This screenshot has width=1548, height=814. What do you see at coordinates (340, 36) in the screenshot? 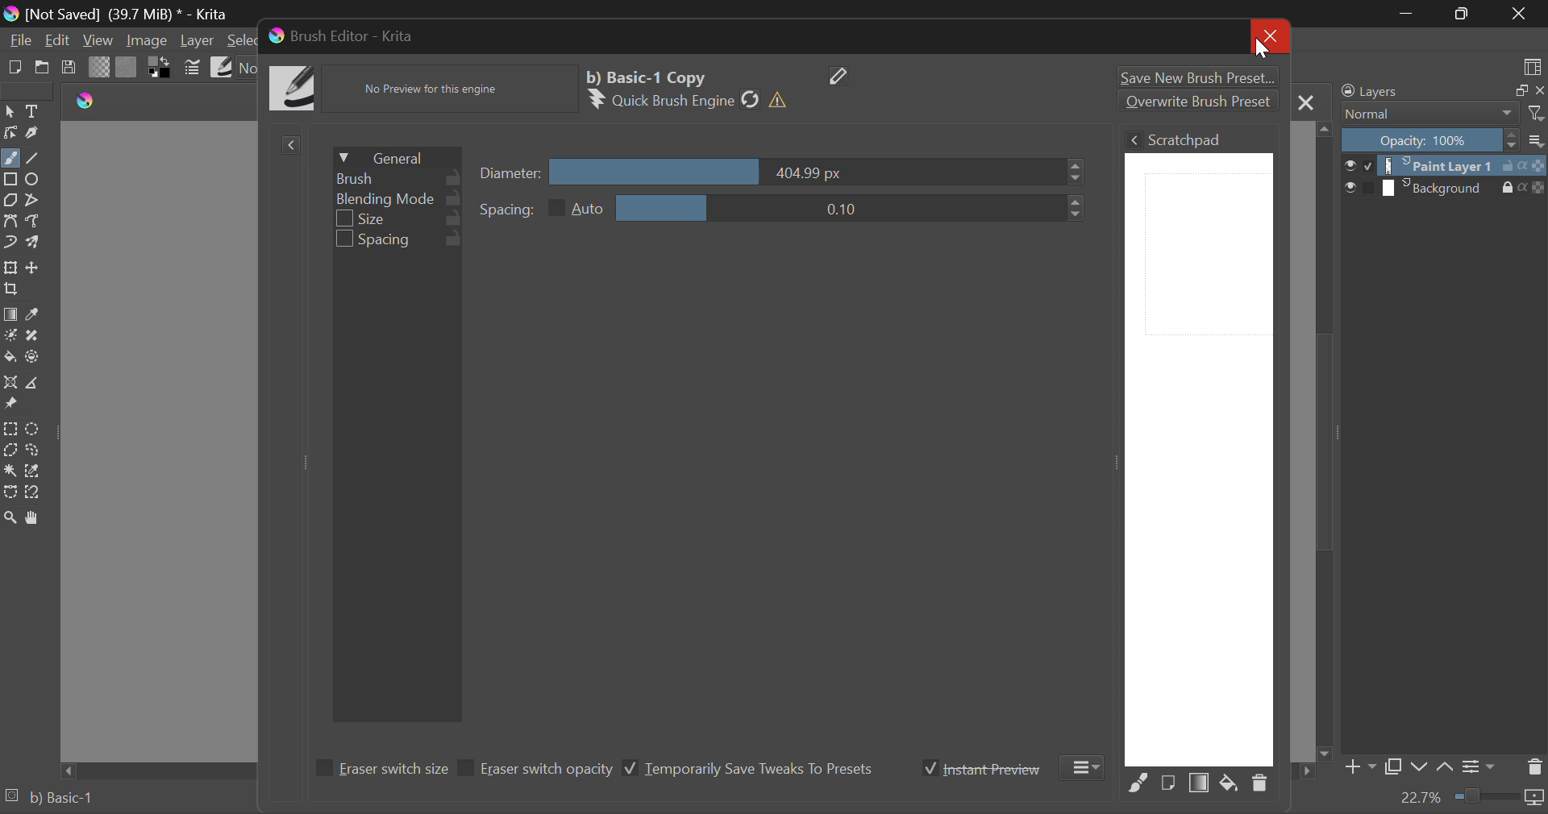
I see `Brush Editor-Krita` at bounding box center [340, 36].